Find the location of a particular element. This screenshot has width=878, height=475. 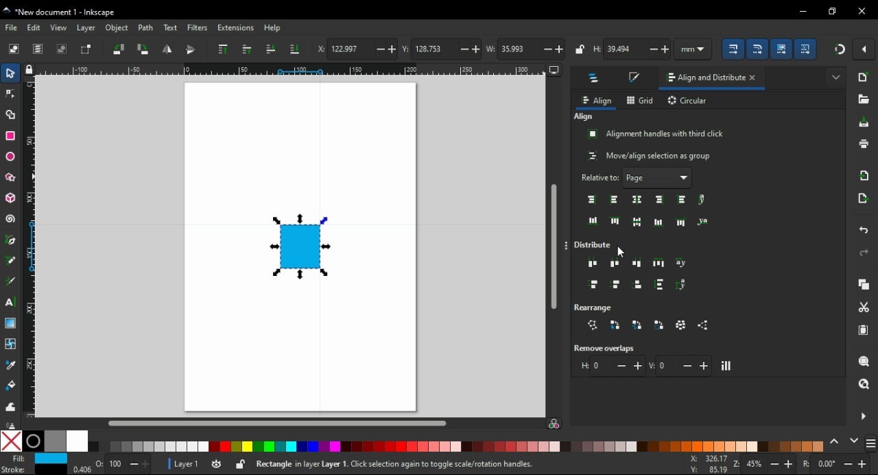

layer is located at coordinates (86, 28).